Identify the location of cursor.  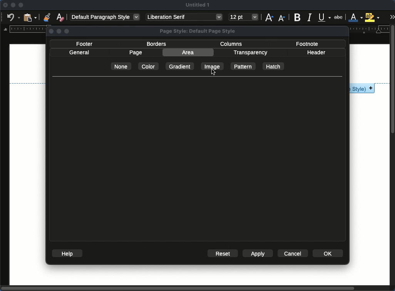
(214, 72).